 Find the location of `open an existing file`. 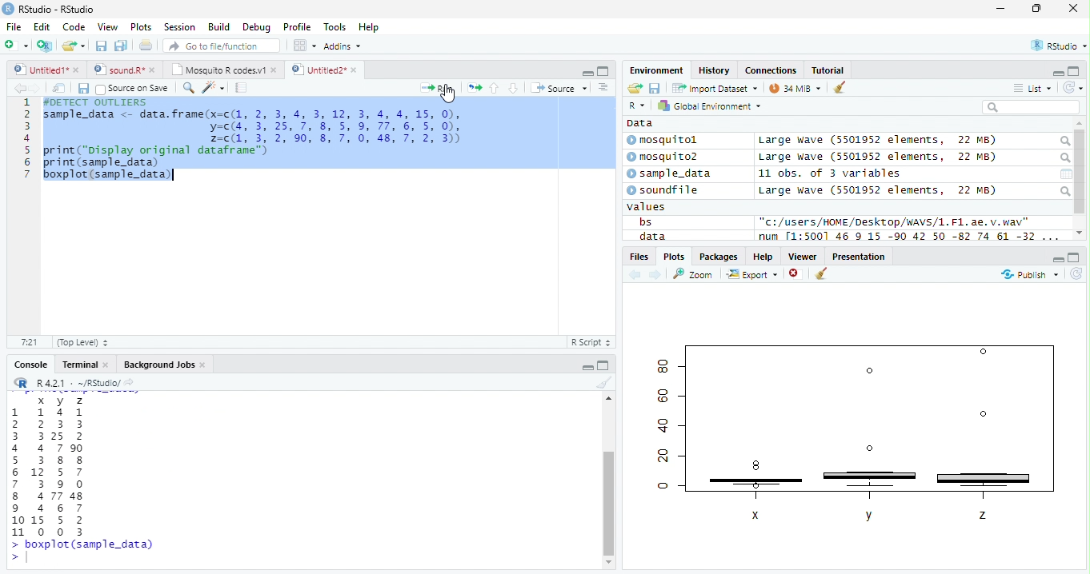

open an existing file is located at coordinates (74, 46).